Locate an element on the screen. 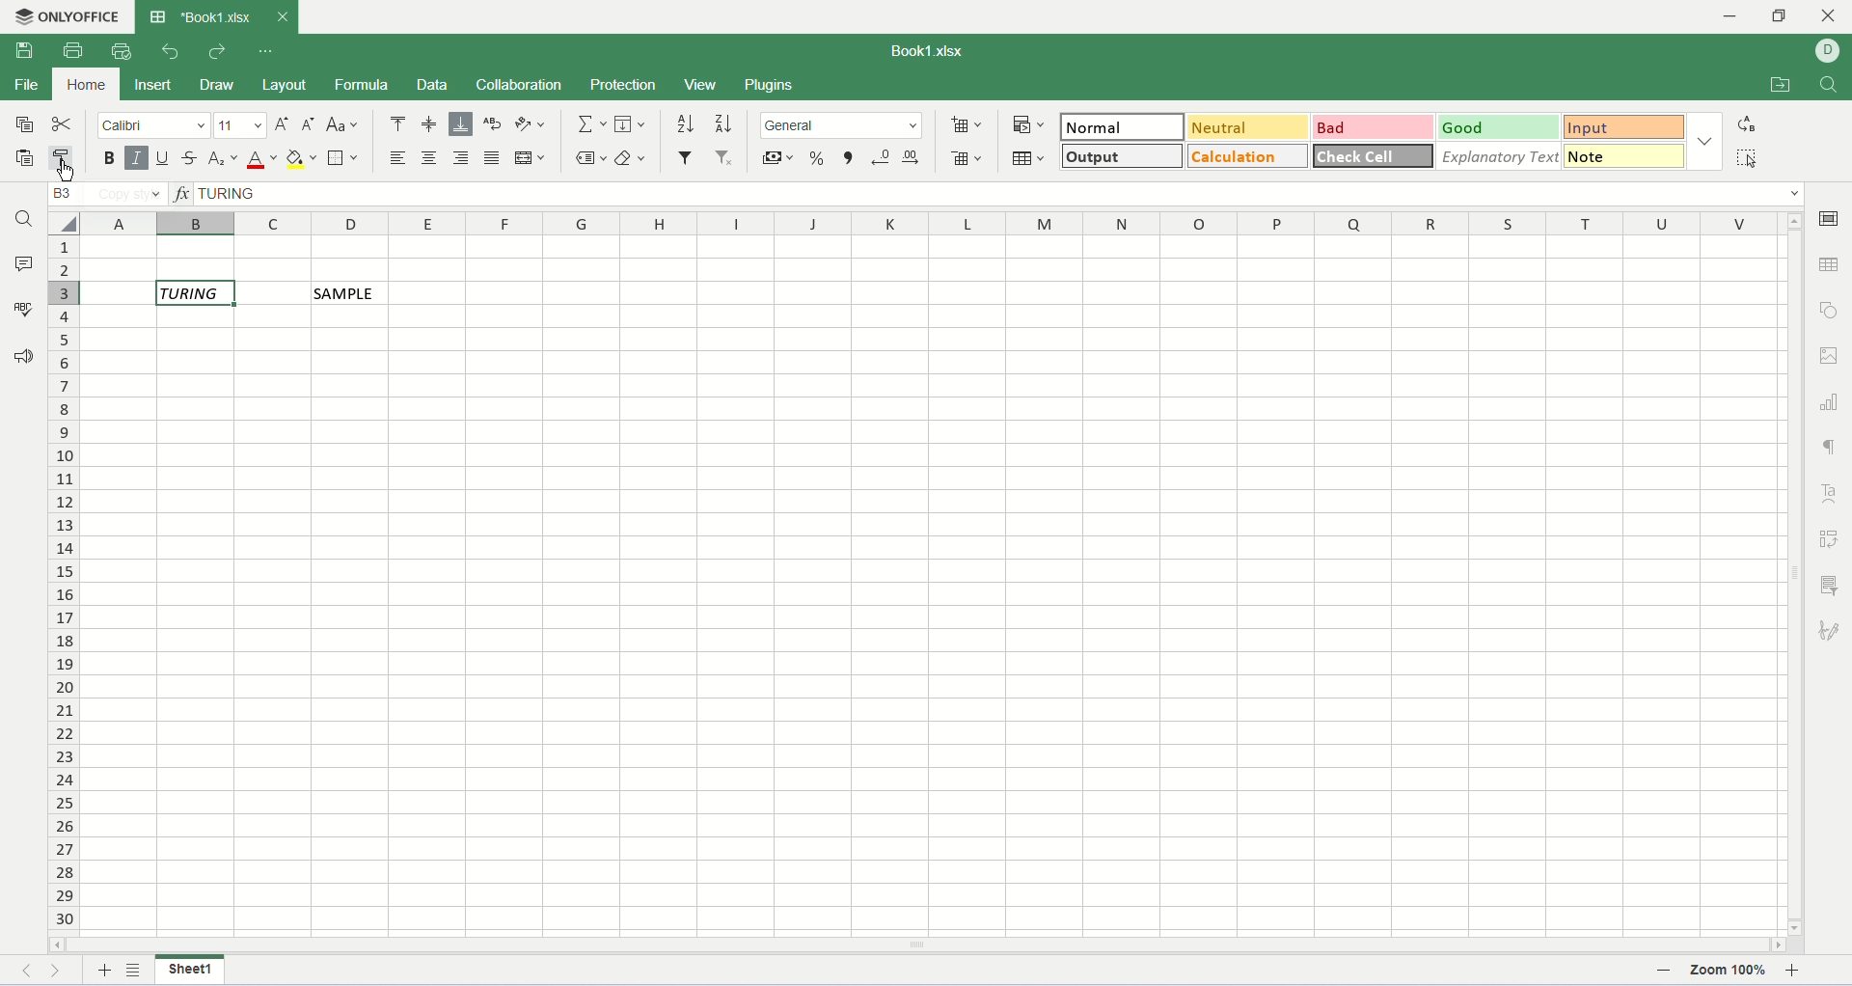  sort ascending is located at coordinates (686, 125).